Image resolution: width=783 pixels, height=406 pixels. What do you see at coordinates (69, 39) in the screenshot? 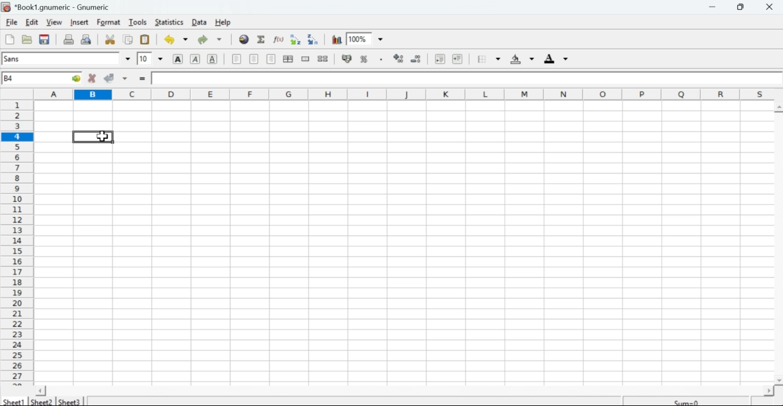
I see `Print file` at bounding box center [69, 39].